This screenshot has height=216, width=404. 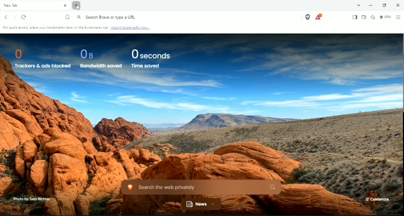 What do you see at coordinates (201, 187) in the screenshot?
I see `Search the web privately` at bounding box center [201, 187].